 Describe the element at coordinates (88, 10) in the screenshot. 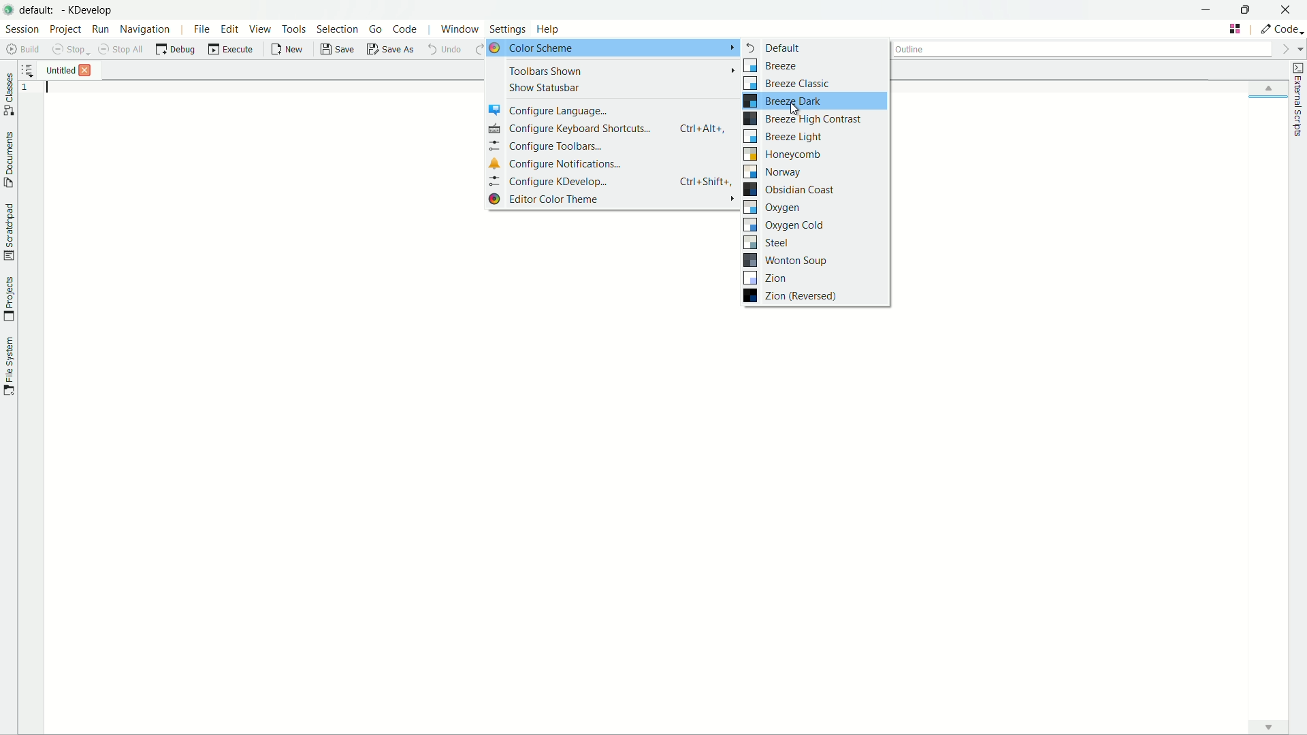

I see `kdevelop` at that location.